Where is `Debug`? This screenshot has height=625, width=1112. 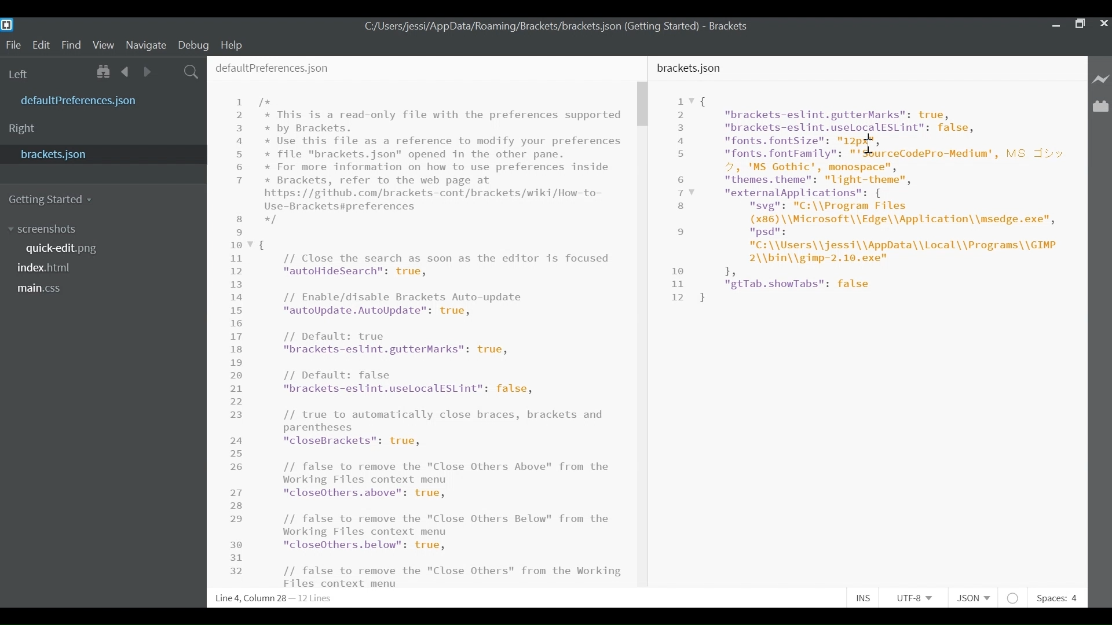
Debug is located at coordinates (193, 44).